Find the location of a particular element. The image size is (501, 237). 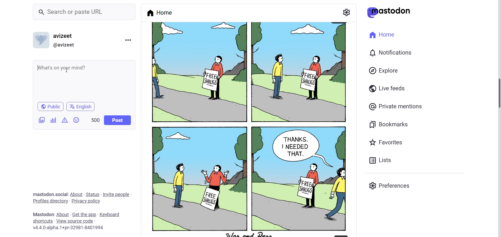

Text is located at coordinates (50, 194).